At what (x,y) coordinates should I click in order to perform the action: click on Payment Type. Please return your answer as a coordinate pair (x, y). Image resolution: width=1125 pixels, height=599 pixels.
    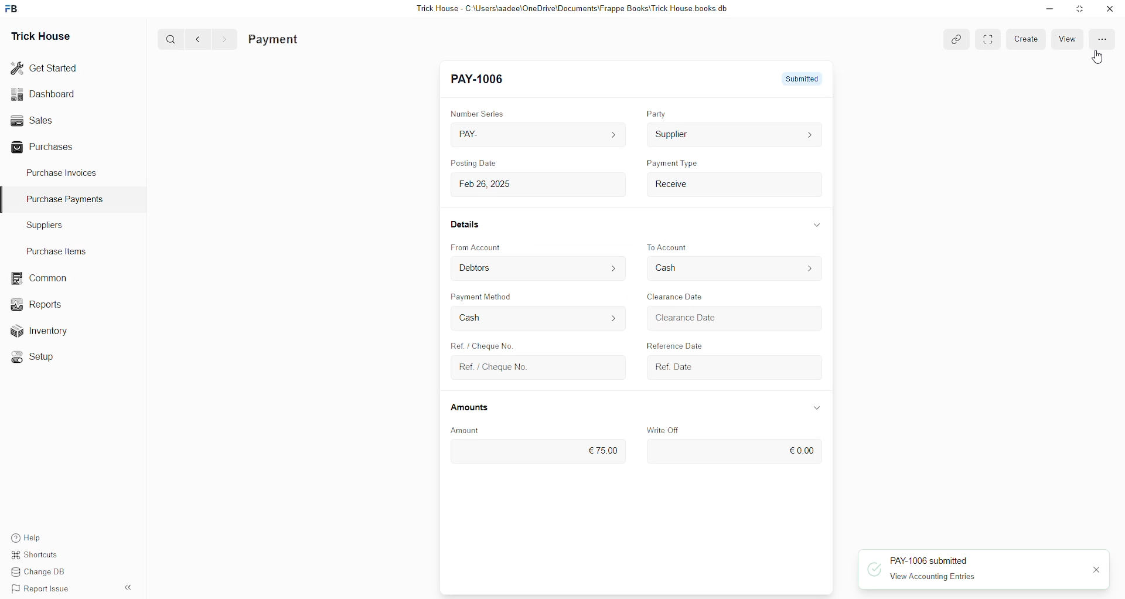
    Looking at the image, I should click on (670, 162).